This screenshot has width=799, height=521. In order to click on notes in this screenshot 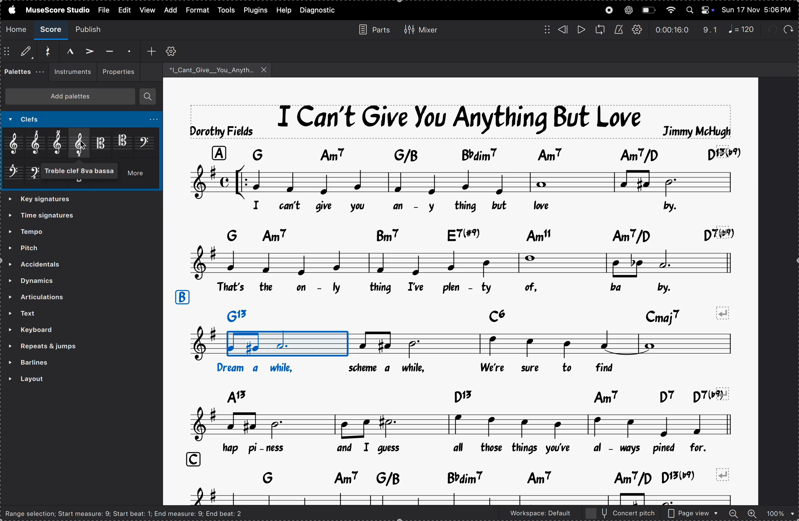, I will do `click(463, 262)`.